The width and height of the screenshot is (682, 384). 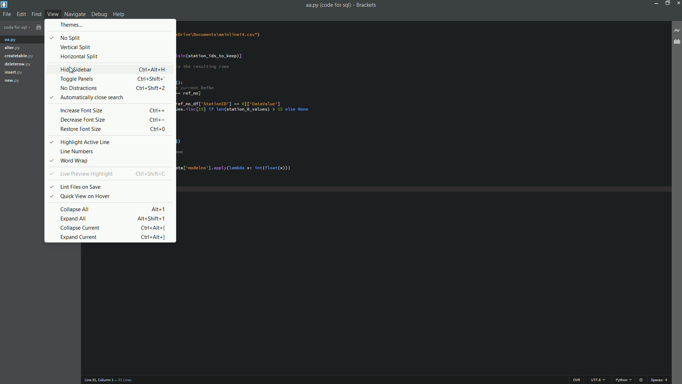 What do you see at coordinates (35, 27) in the screenshot?
I see `show in file tree button` at bounding box center [35, 27].